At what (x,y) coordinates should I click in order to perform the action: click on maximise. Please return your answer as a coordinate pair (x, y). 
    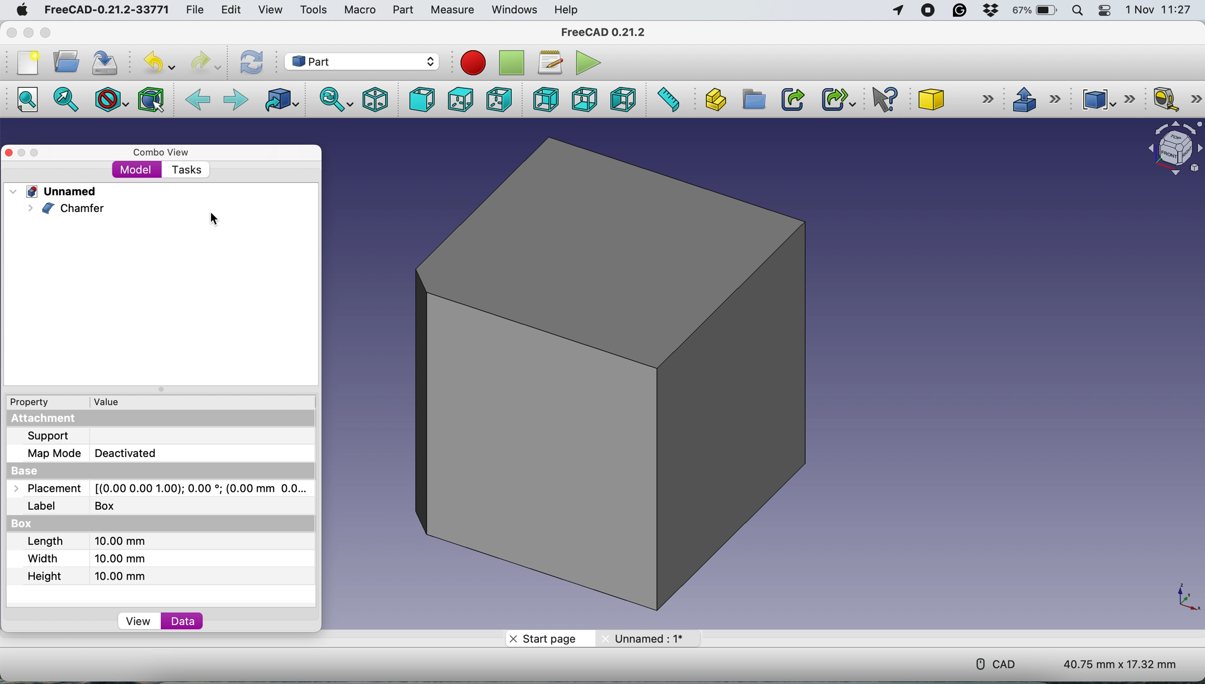
    Looking at the image, I should click on (37, 154).